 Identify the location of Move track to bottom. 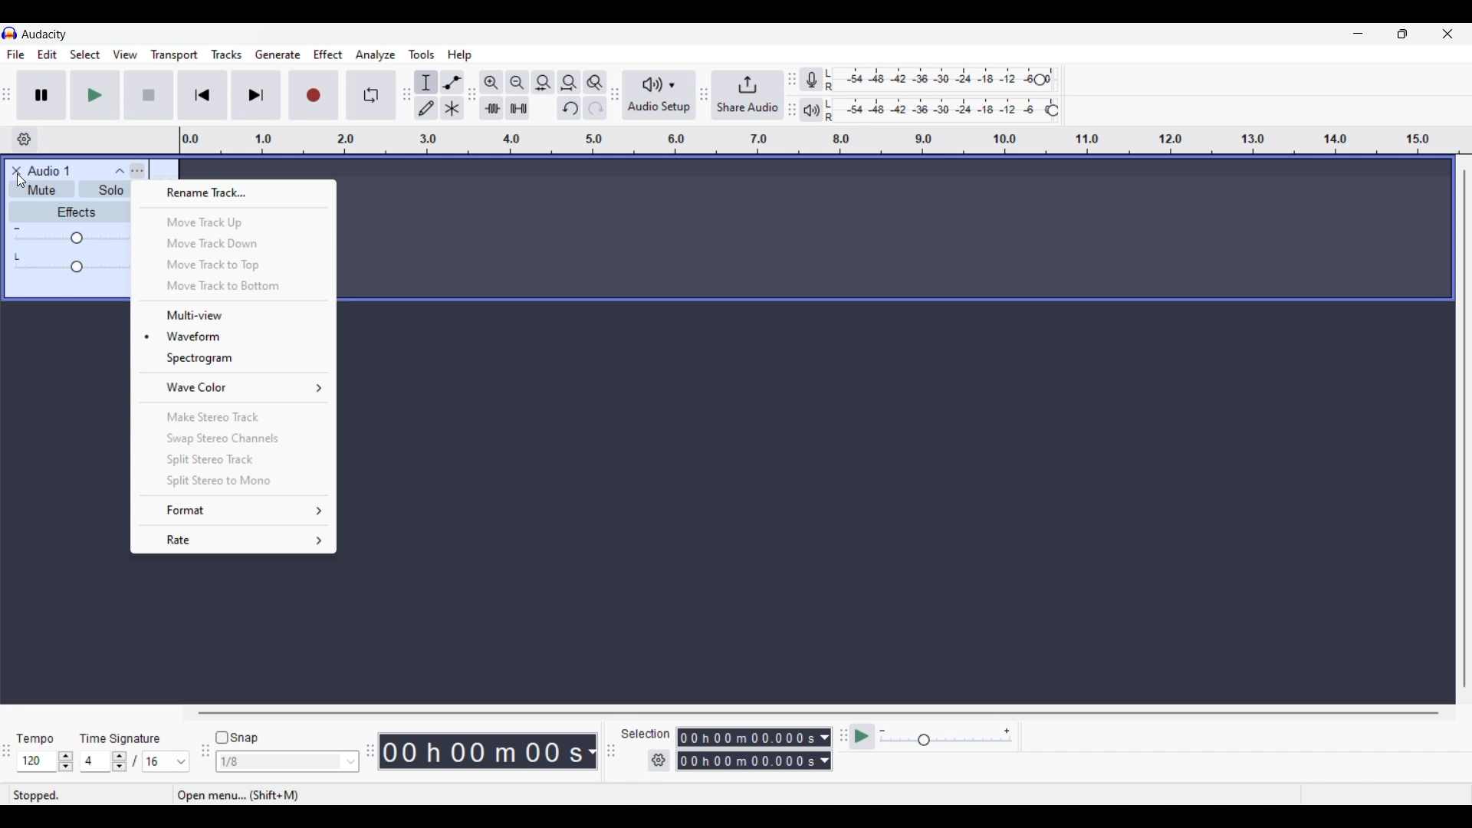
(234, 287).